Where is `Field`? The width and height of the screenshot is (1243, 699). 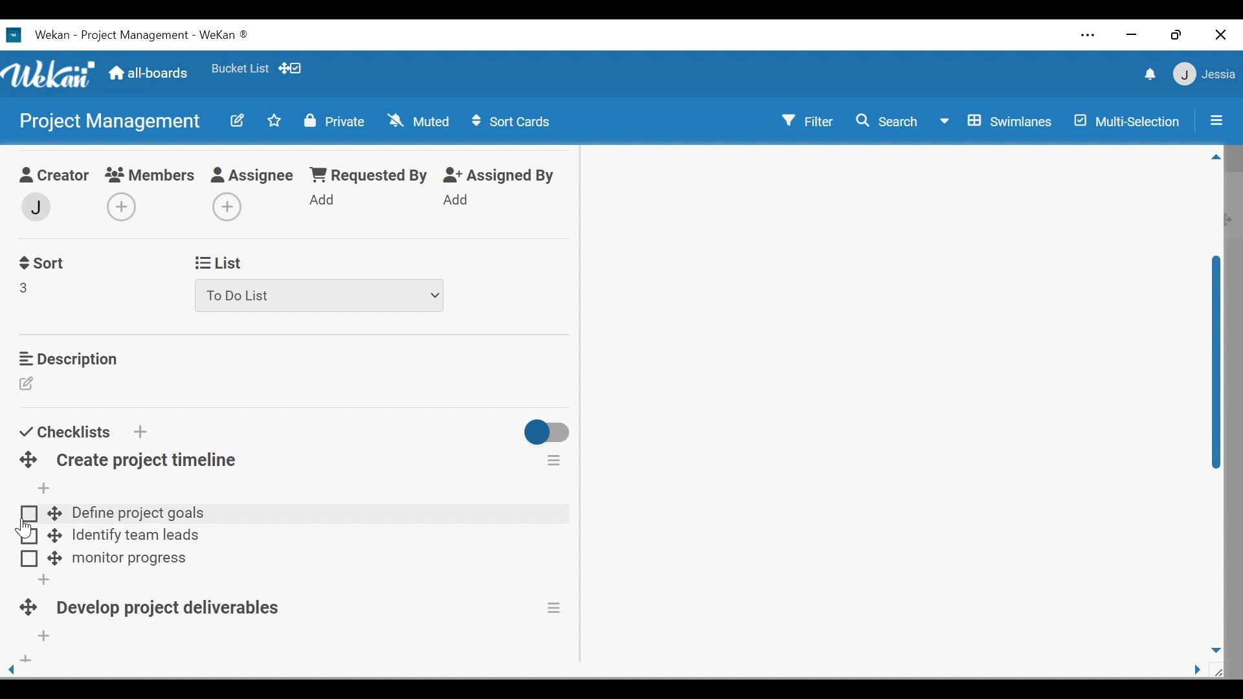 Field is located at coordinates (25, 287).